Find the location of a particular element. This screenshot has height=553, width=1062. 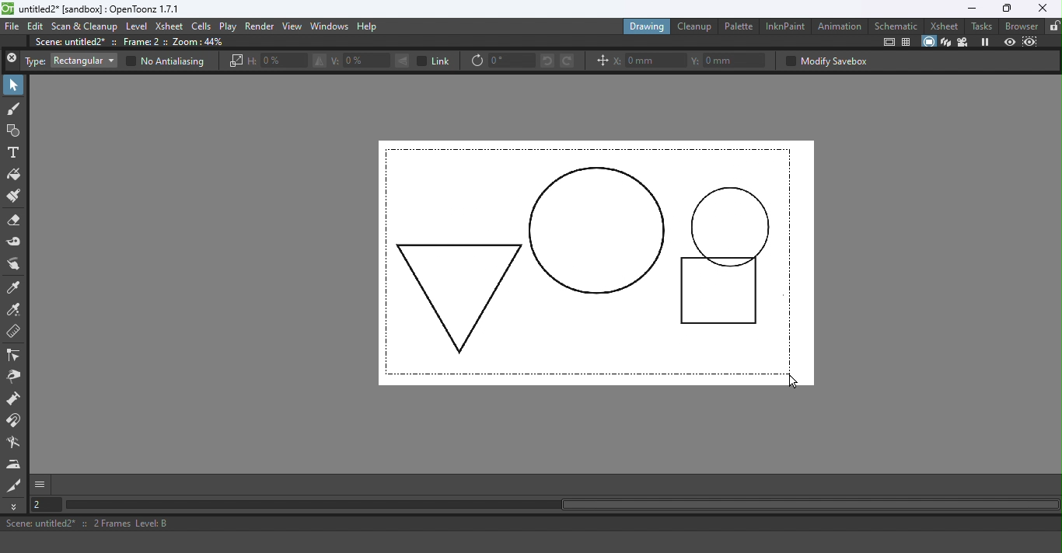

Minimize is located at coordinates (966, 9).